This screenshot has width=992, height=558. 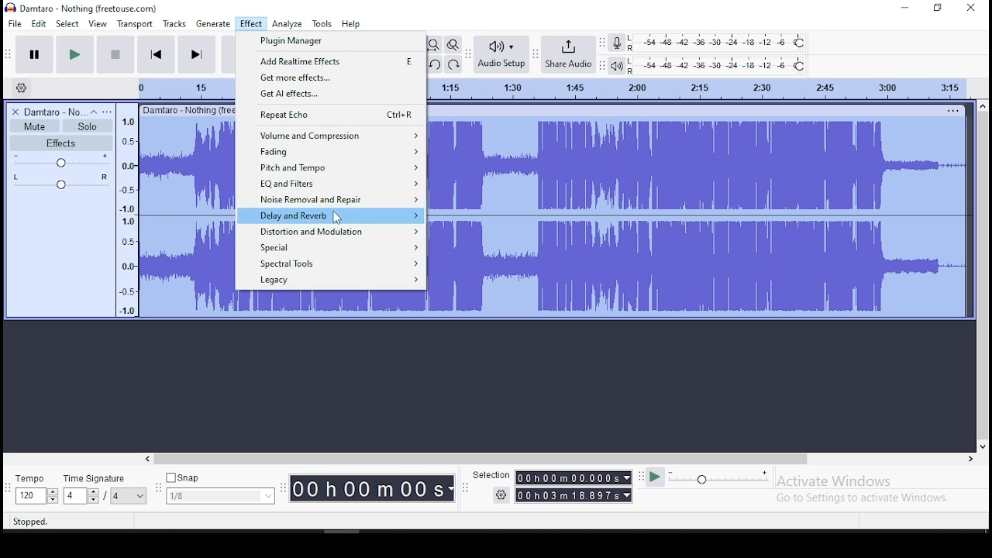 I want to click on minimize, so click(x=905, y=8).